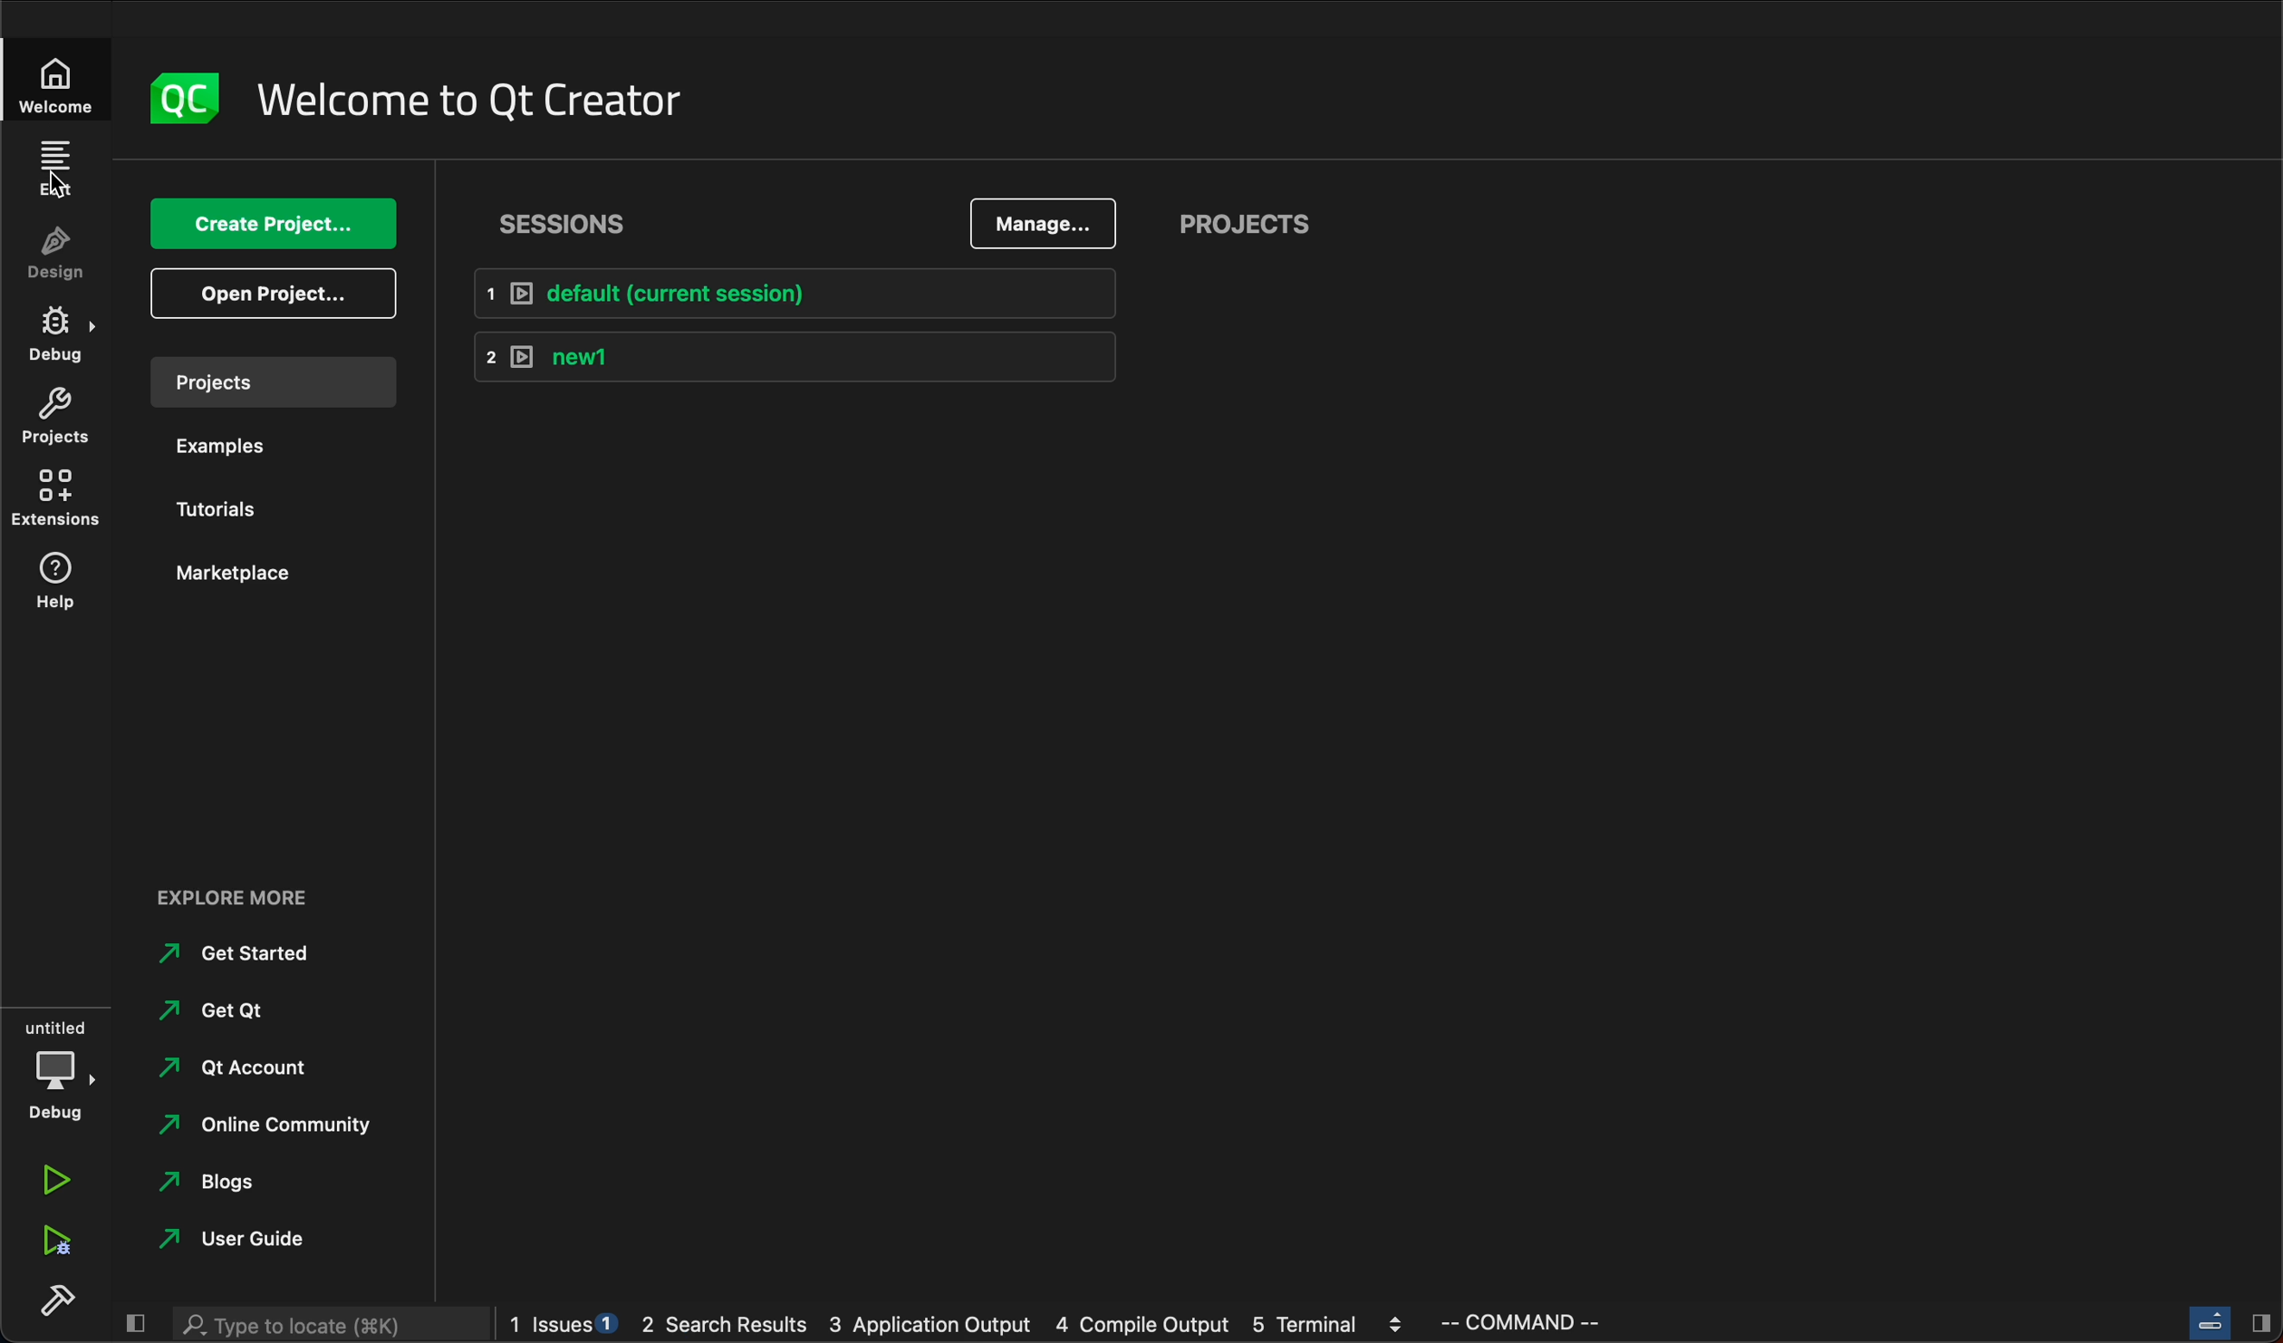 The height and width of the screenshot is (1343, 2283). Describe the element at coordinates (1235, 220) in the screenshot. I see `projects` at that location.